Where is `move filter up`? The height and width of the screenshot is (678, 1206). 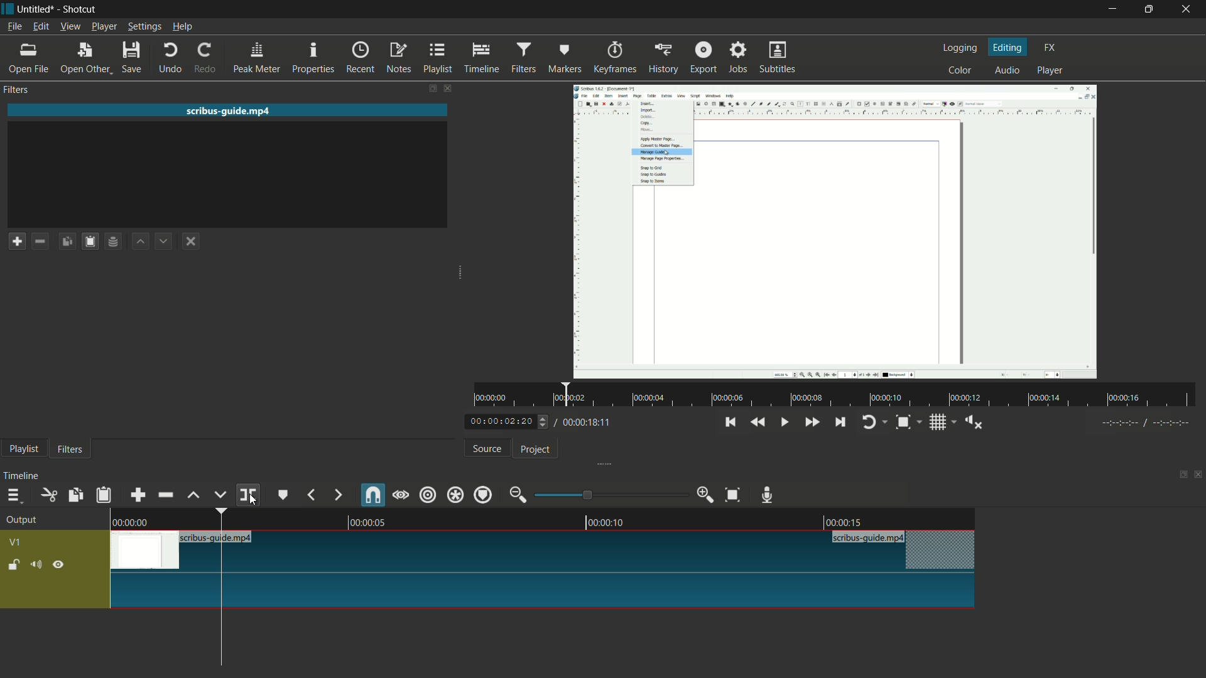 move filter up is located at coordinates (139, 241).